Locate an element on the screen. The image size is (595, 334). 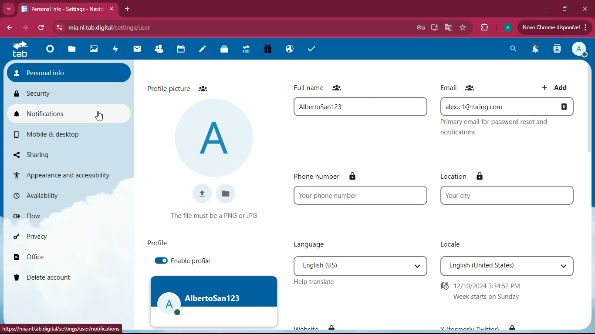
delete is located at coordinates (61, 276).